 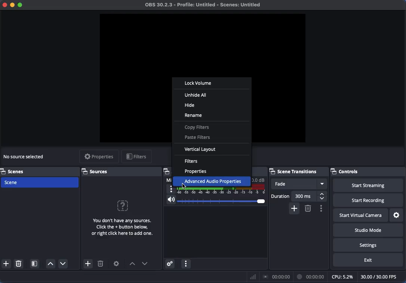 What do you see at coordinates (196, 95) in the screenshot?
I see `Unhide all` at bounding box center [196, 95].